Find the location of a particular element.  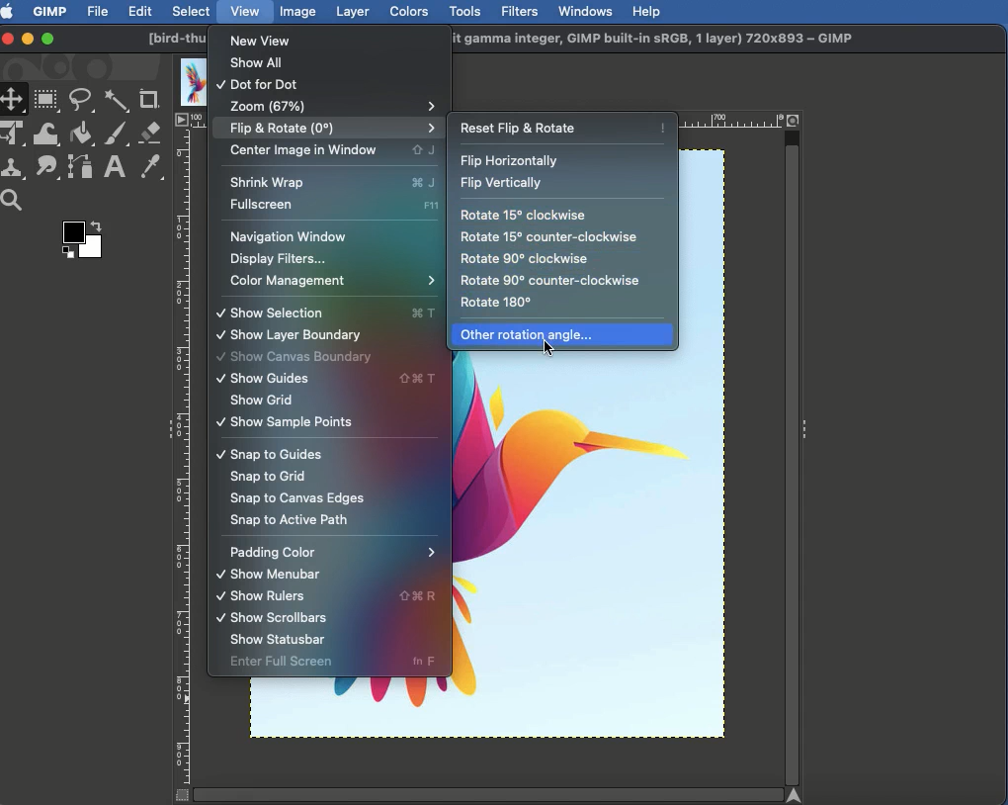

Color is located at coordinates (80, 243).